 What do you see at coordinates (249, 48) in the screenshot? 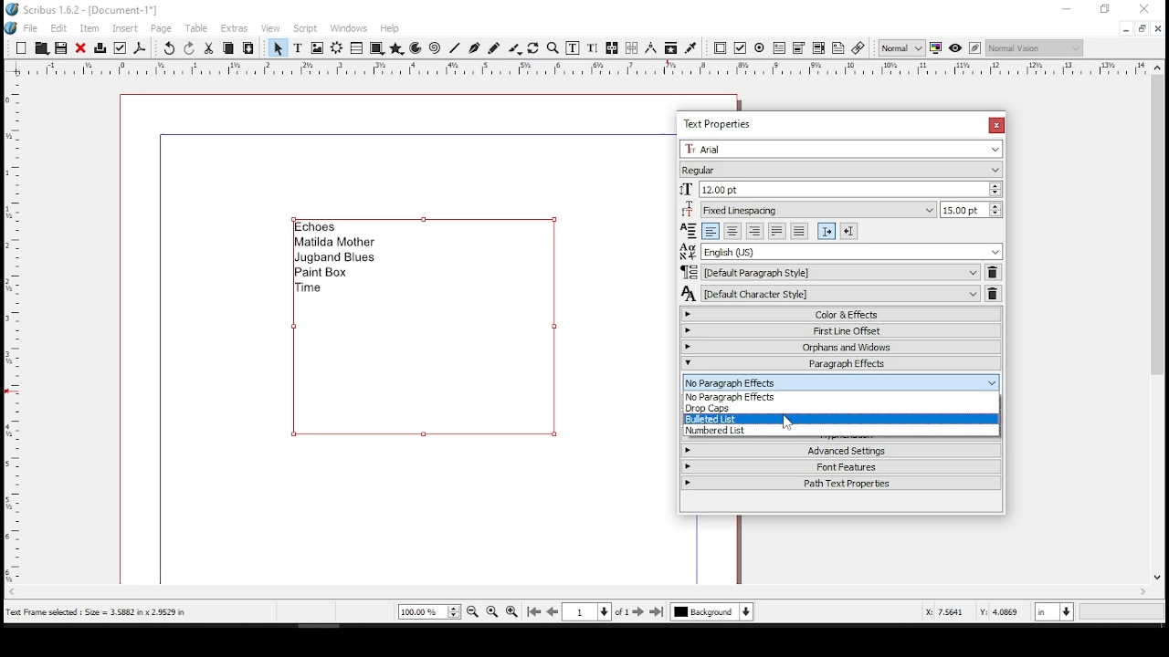
I see `paste` at bounding box center [249, 48].